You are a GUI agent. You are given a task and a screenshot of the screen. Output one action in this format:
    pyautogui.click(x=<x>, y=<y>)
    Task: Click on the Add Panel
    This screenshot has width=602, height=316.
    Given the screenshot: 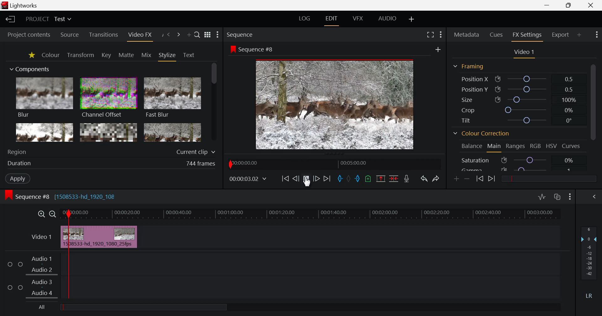 What is the action you would take?
    pyautogui.click(x=189, y=34)
    